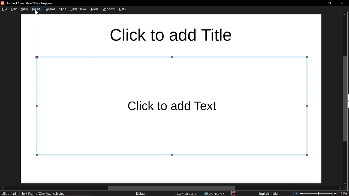 Image resolution: width=349 pixels, height=196 pixels. What do you see at coordinates (14, 9) in the screenshot?
I see `edit` at bounding box center [14, 9].